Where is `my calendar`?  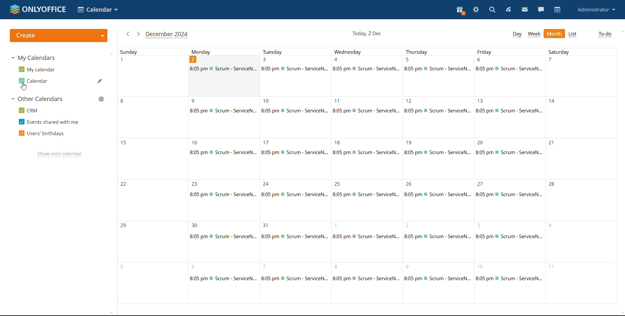 my calendar is located at coordinates (37, 69).